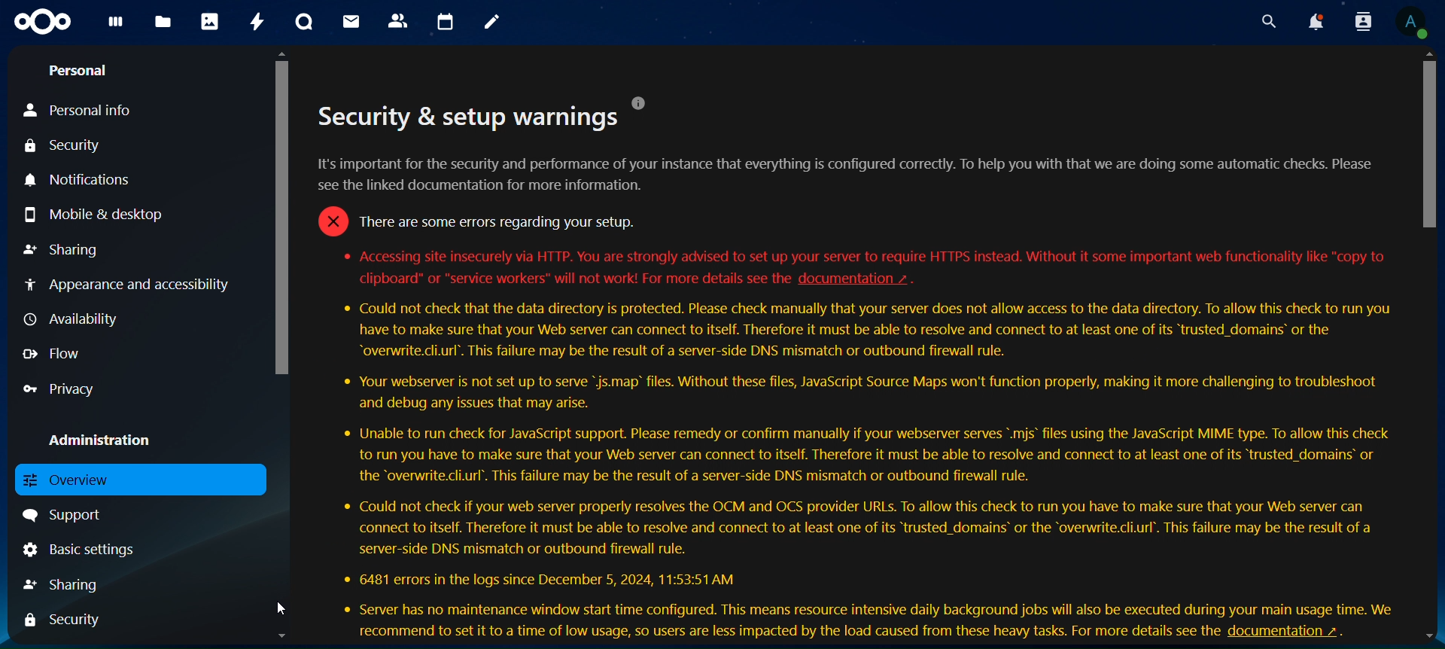 This screenshot has width=1445, height=649. What do you see at coordinates (851, 197) in the screenshot?
I see `text` at bounding box center [851, 197].